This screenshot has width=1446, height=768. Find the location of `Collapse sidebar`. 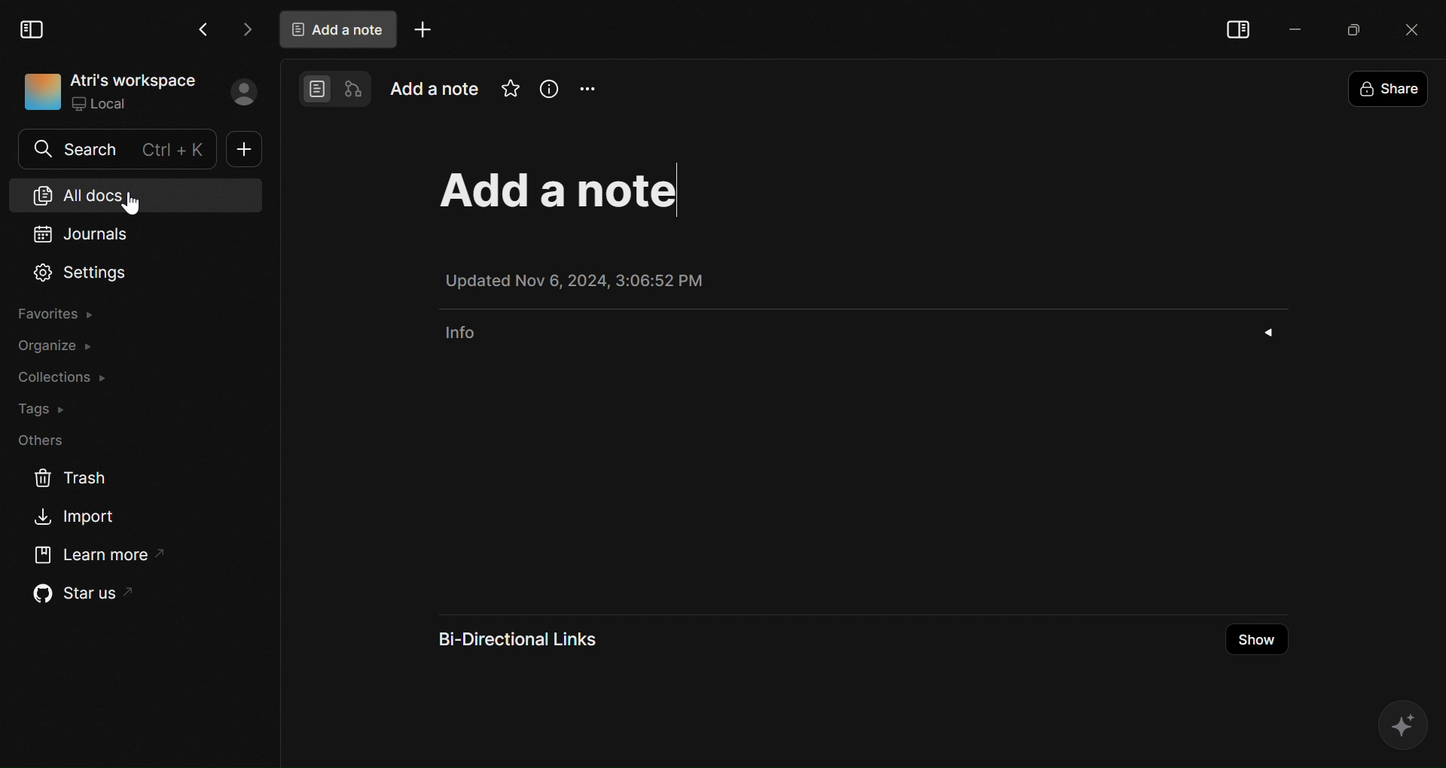

Collapse sidebar is located at coordinates (1238, 31).